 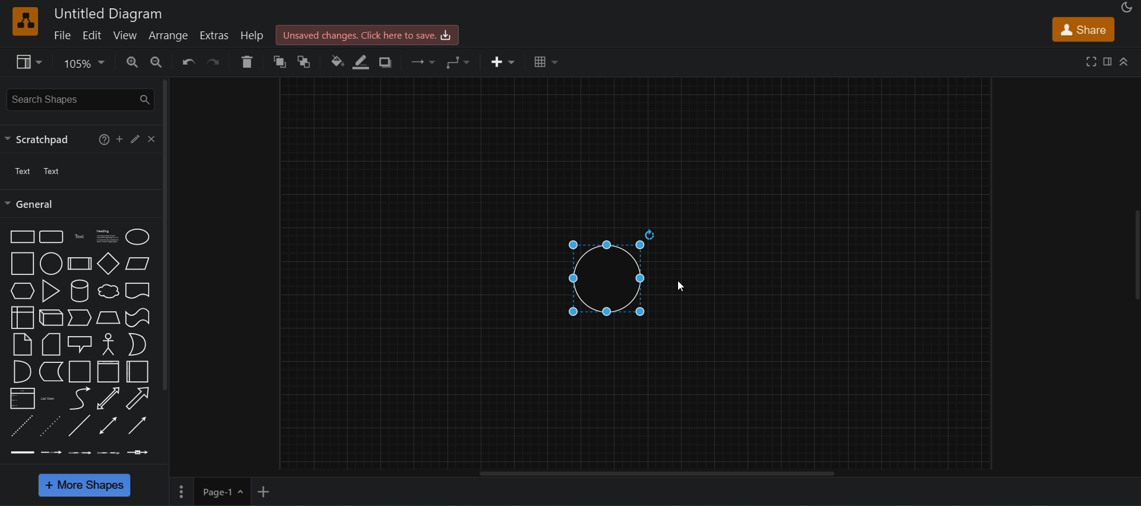 What do you see at coordinates (138, 265) in the screenshot?
I see `parallelogram` at bounding box center [138, 265].